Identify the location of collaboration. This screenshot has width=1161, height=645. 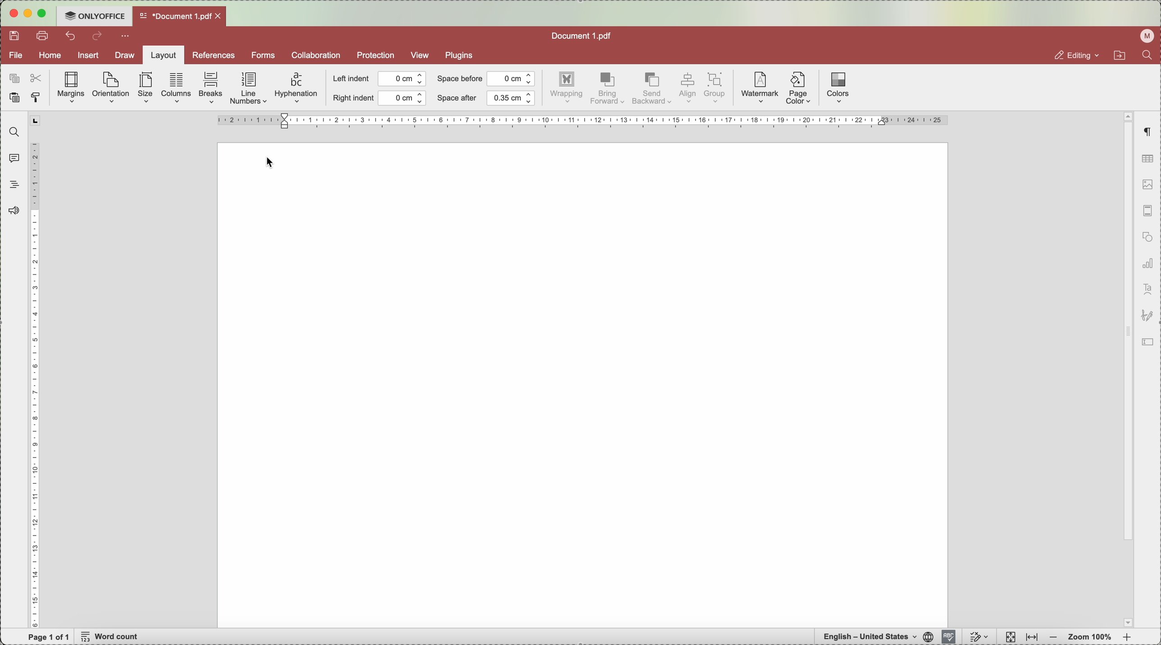
(315, 55).